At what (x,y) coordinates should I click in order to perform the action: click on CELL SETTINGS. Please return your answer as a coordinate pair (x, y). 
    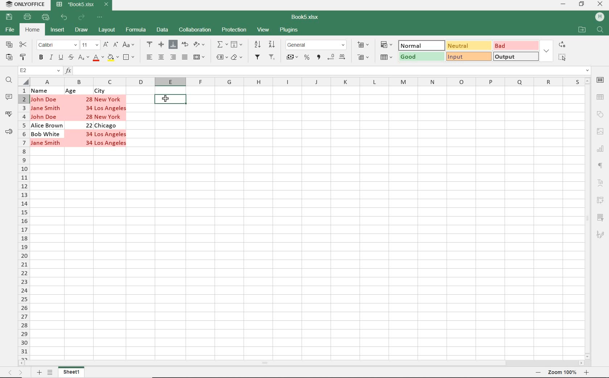
    Looking at the image, I should click on (600, 80).